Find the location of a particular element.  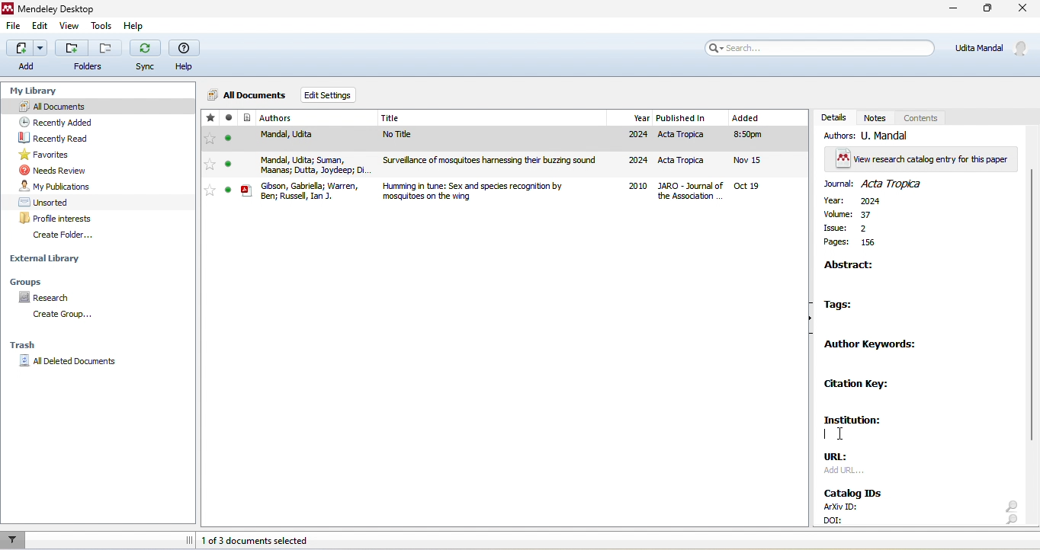

groups is located at coordinates (41, 281).